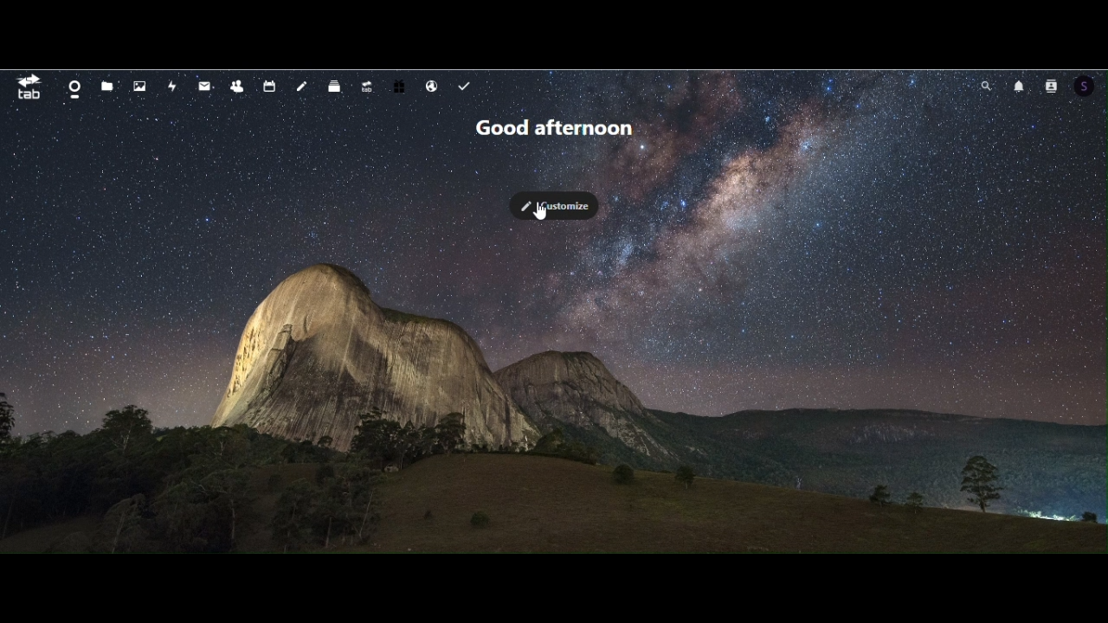 The image size is (1108, 623). What do you see at coordinates (540, 215) in the screenshot?
I see `mouse pointer` at bounding box center [540, 215].